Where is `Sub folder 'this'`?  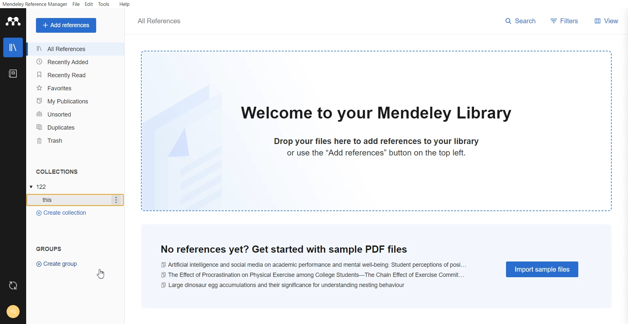
Sub folder 'this' is located at coordinates (68, 201).